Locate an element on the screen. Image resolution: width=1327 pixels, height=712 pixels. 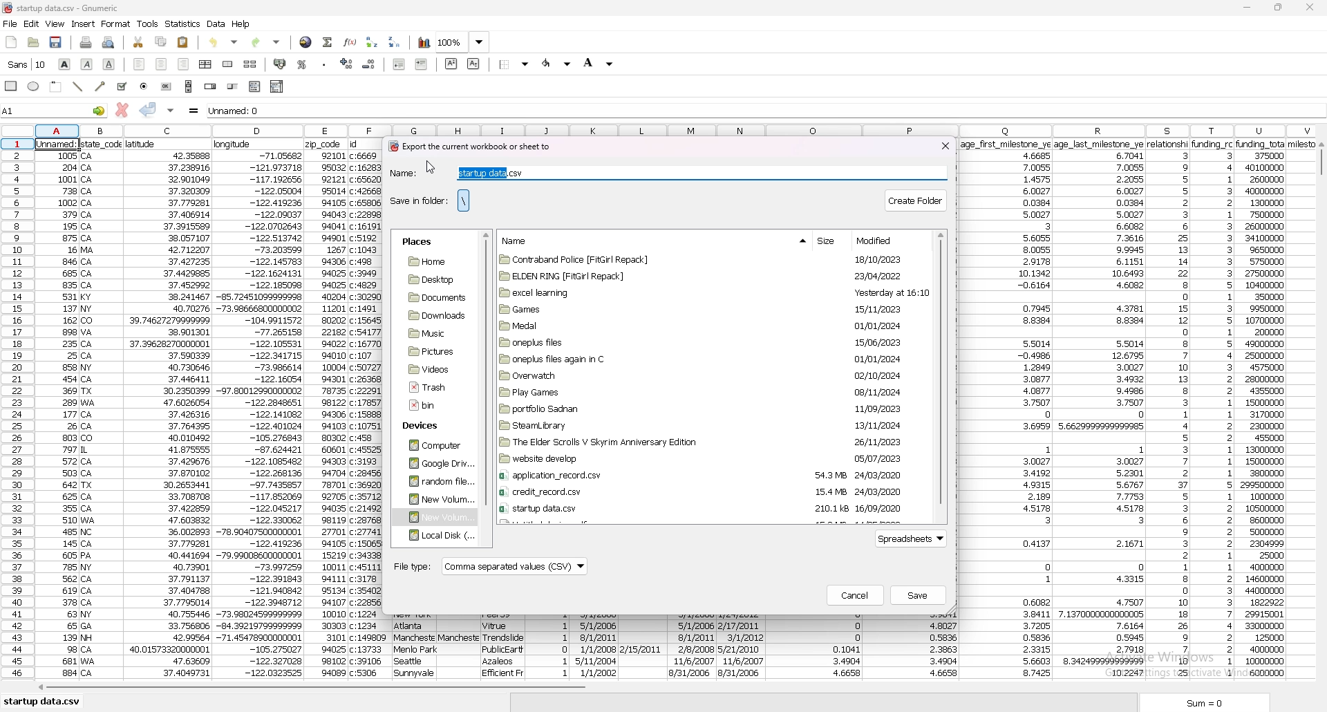
background is located at coordinates (599, 63).